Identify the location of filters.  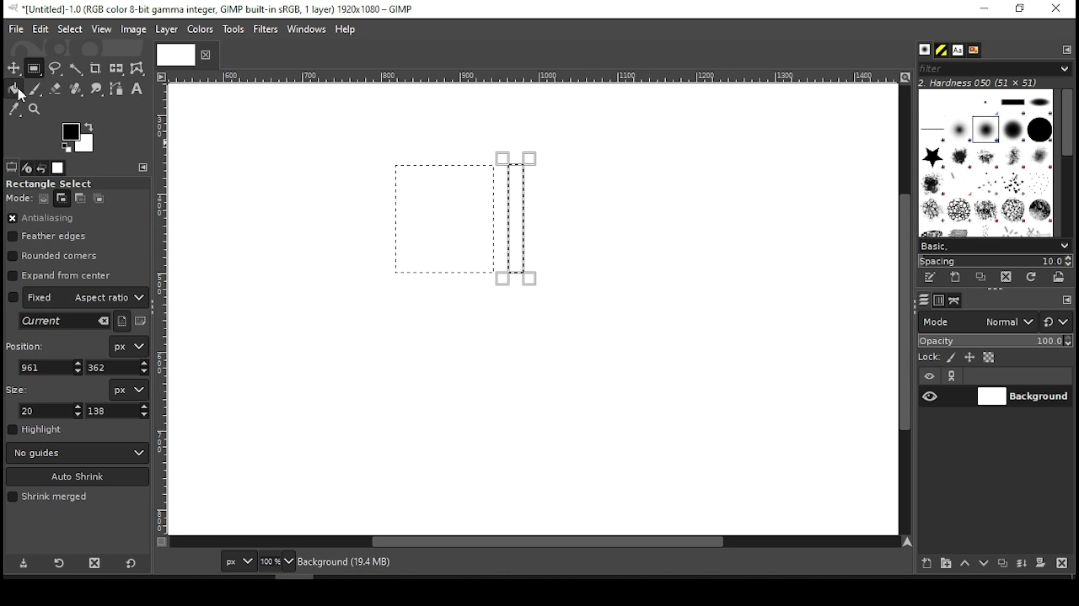
(268, 29).